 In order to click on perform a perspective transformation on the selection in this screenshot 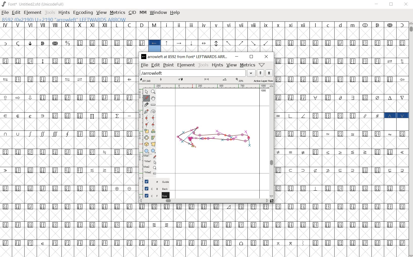, I will do `click(153, 144)`.